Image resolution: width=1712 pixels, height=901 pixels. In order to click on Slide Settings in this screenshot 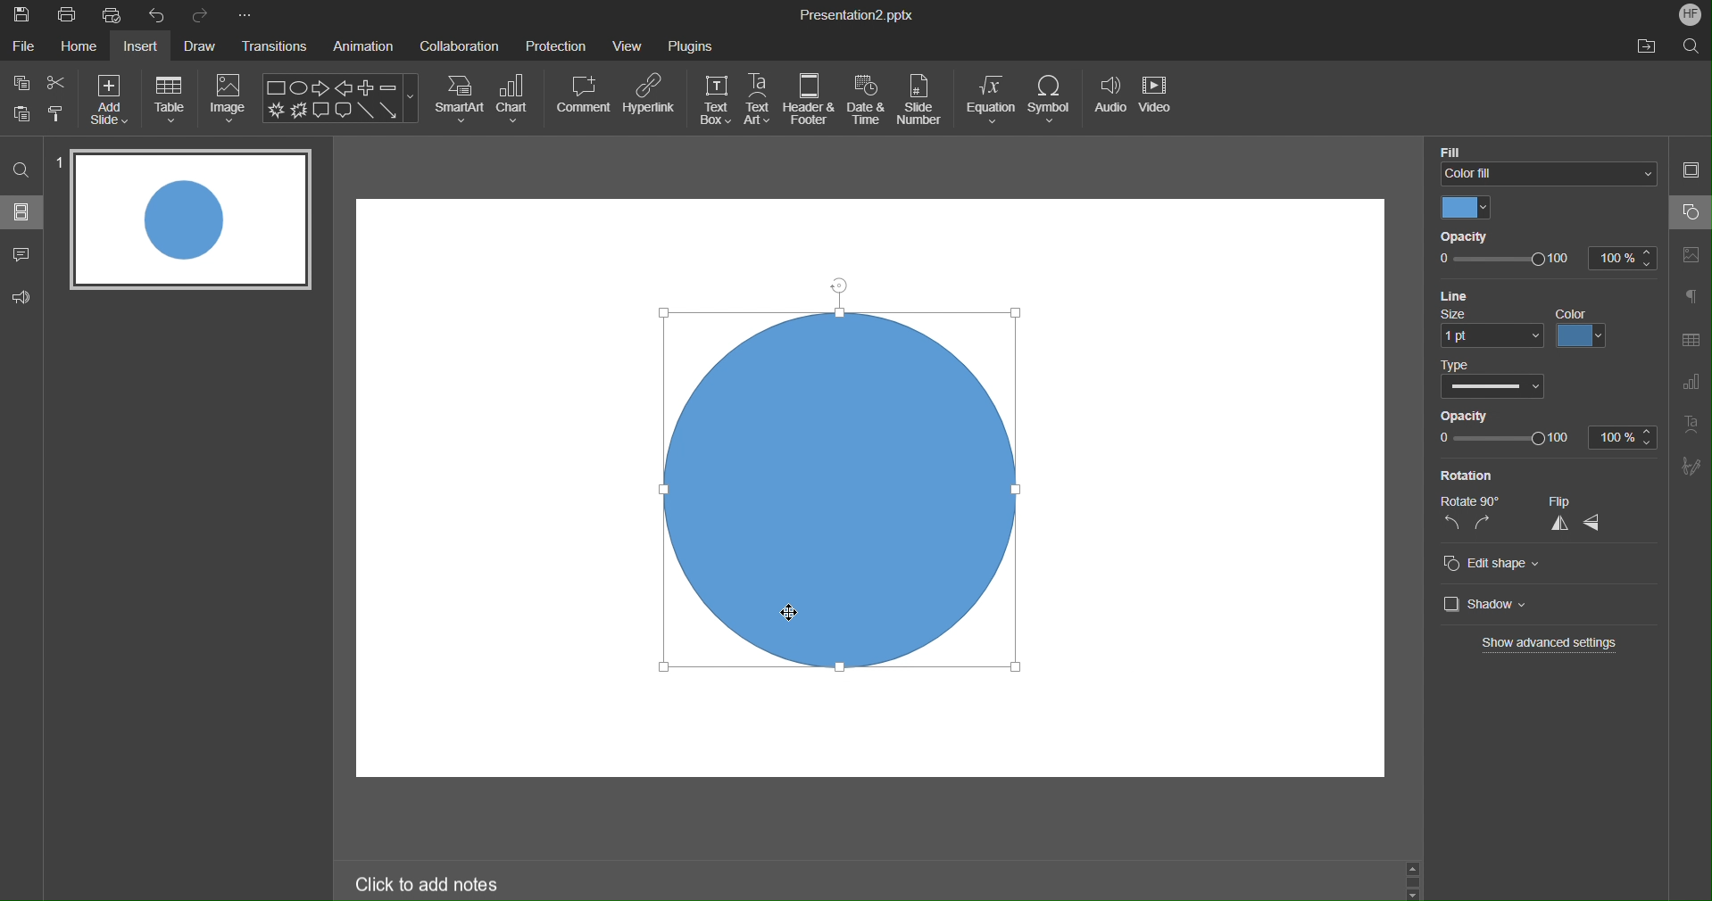, I will do `click(1691, 173)`.